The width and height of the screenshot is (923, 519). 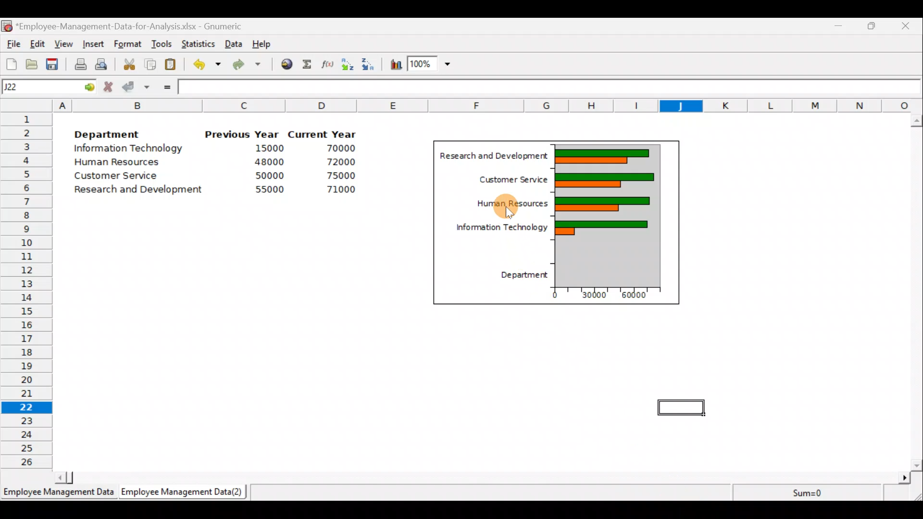 What do you see at coordinates (243, 134) in the screenshot?
I see `Previous Year` at bounding box center [243, 134].